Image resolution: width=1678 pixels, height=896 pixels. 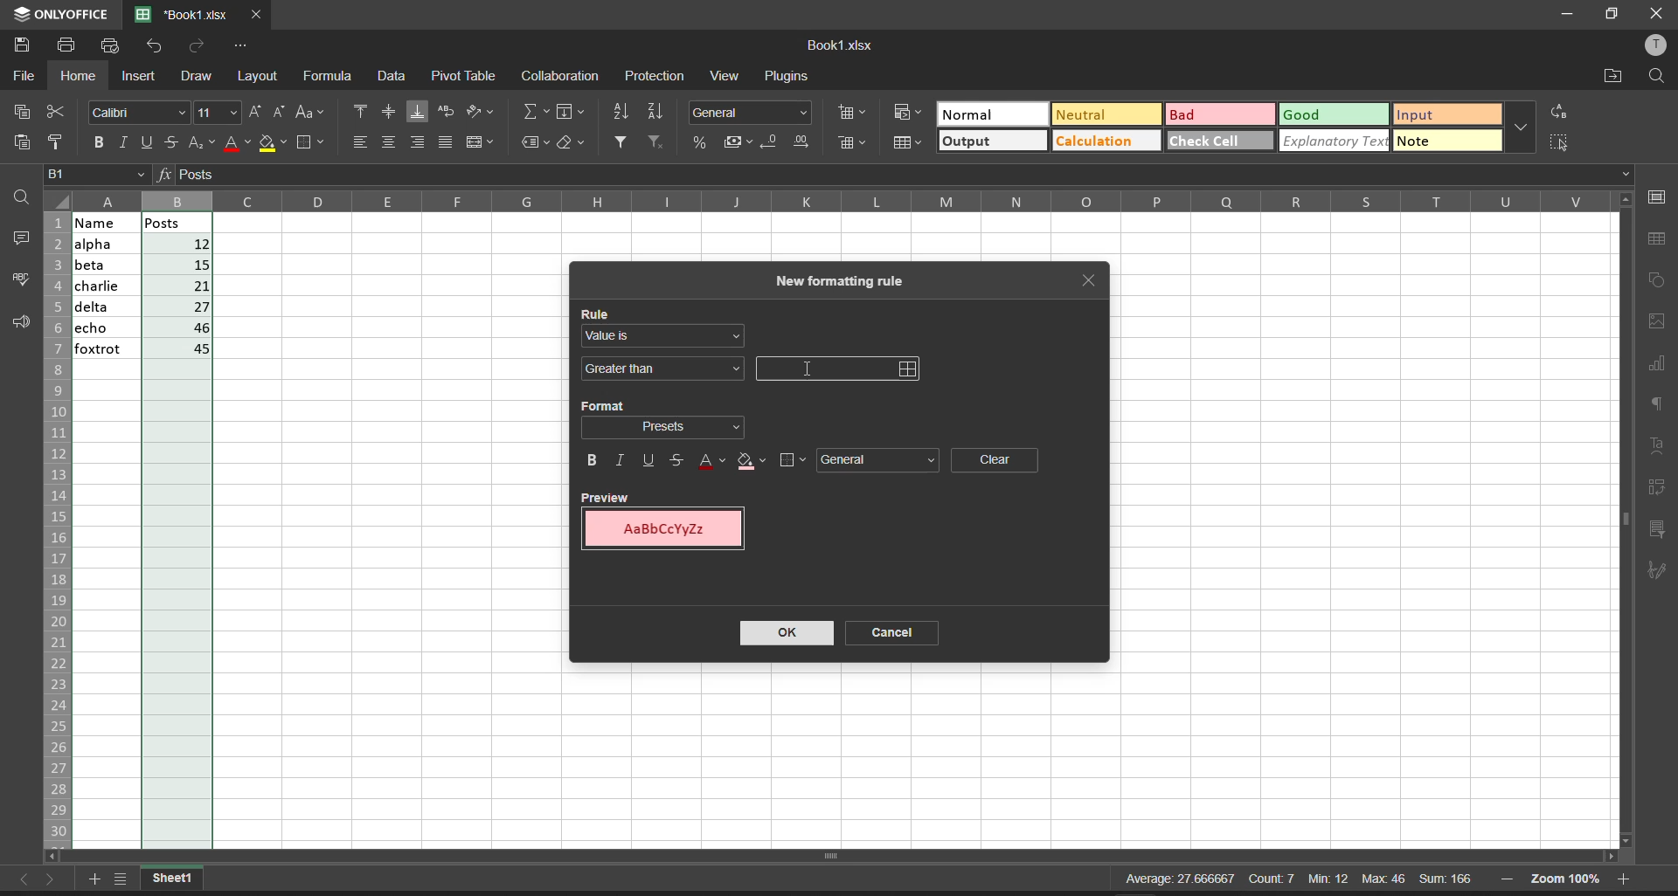 I want to click on fill color, so click(x=752, y=460).